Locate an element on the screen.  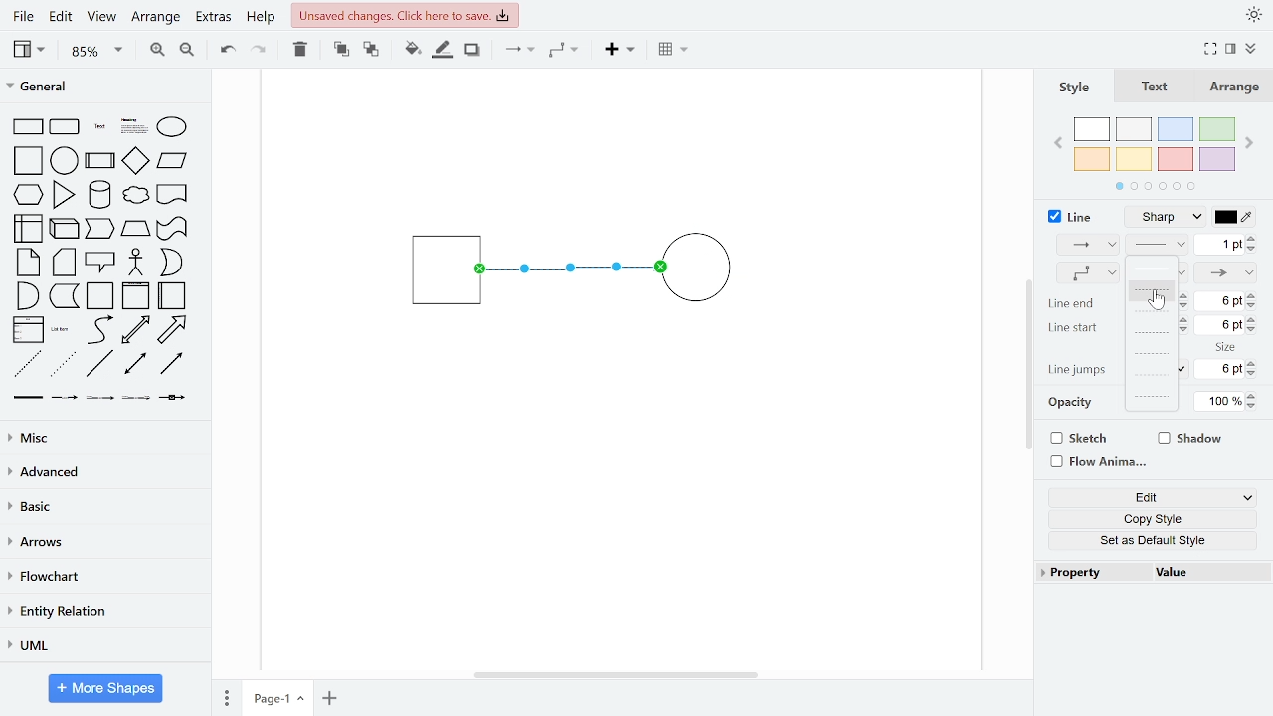
pages is located at coordinates (225, 695).